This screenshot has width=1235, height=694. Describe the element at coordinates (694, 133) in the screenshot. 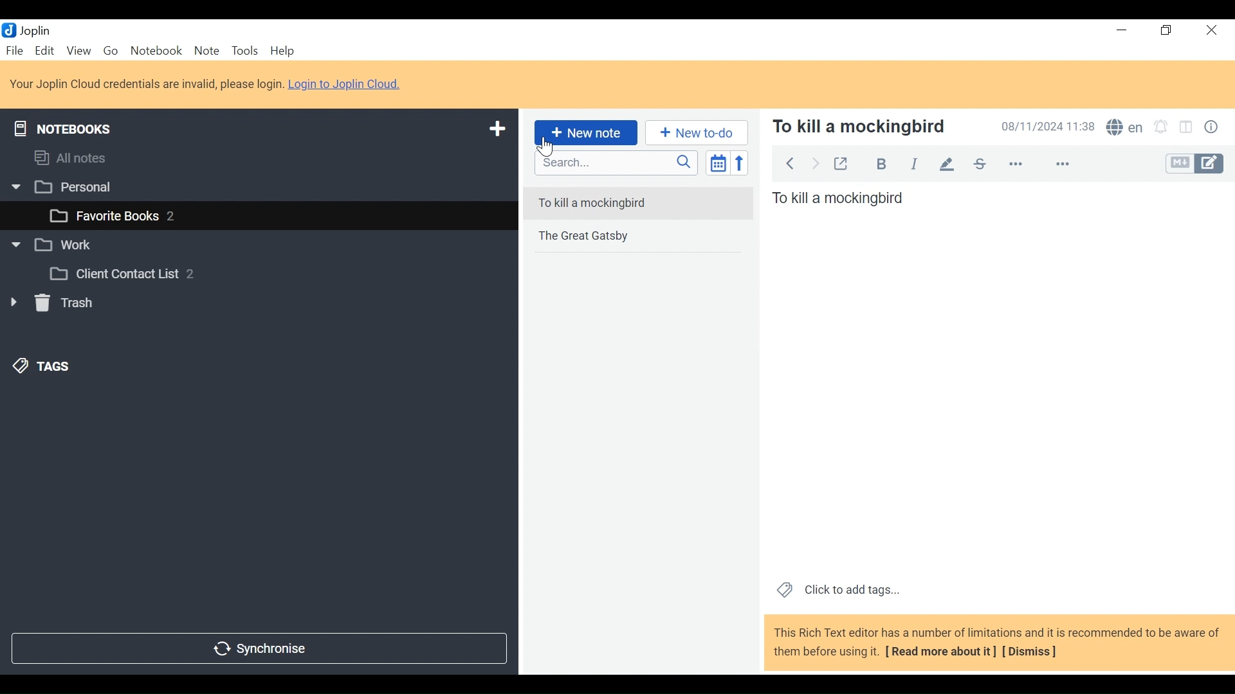

I see `New to do` at that location.